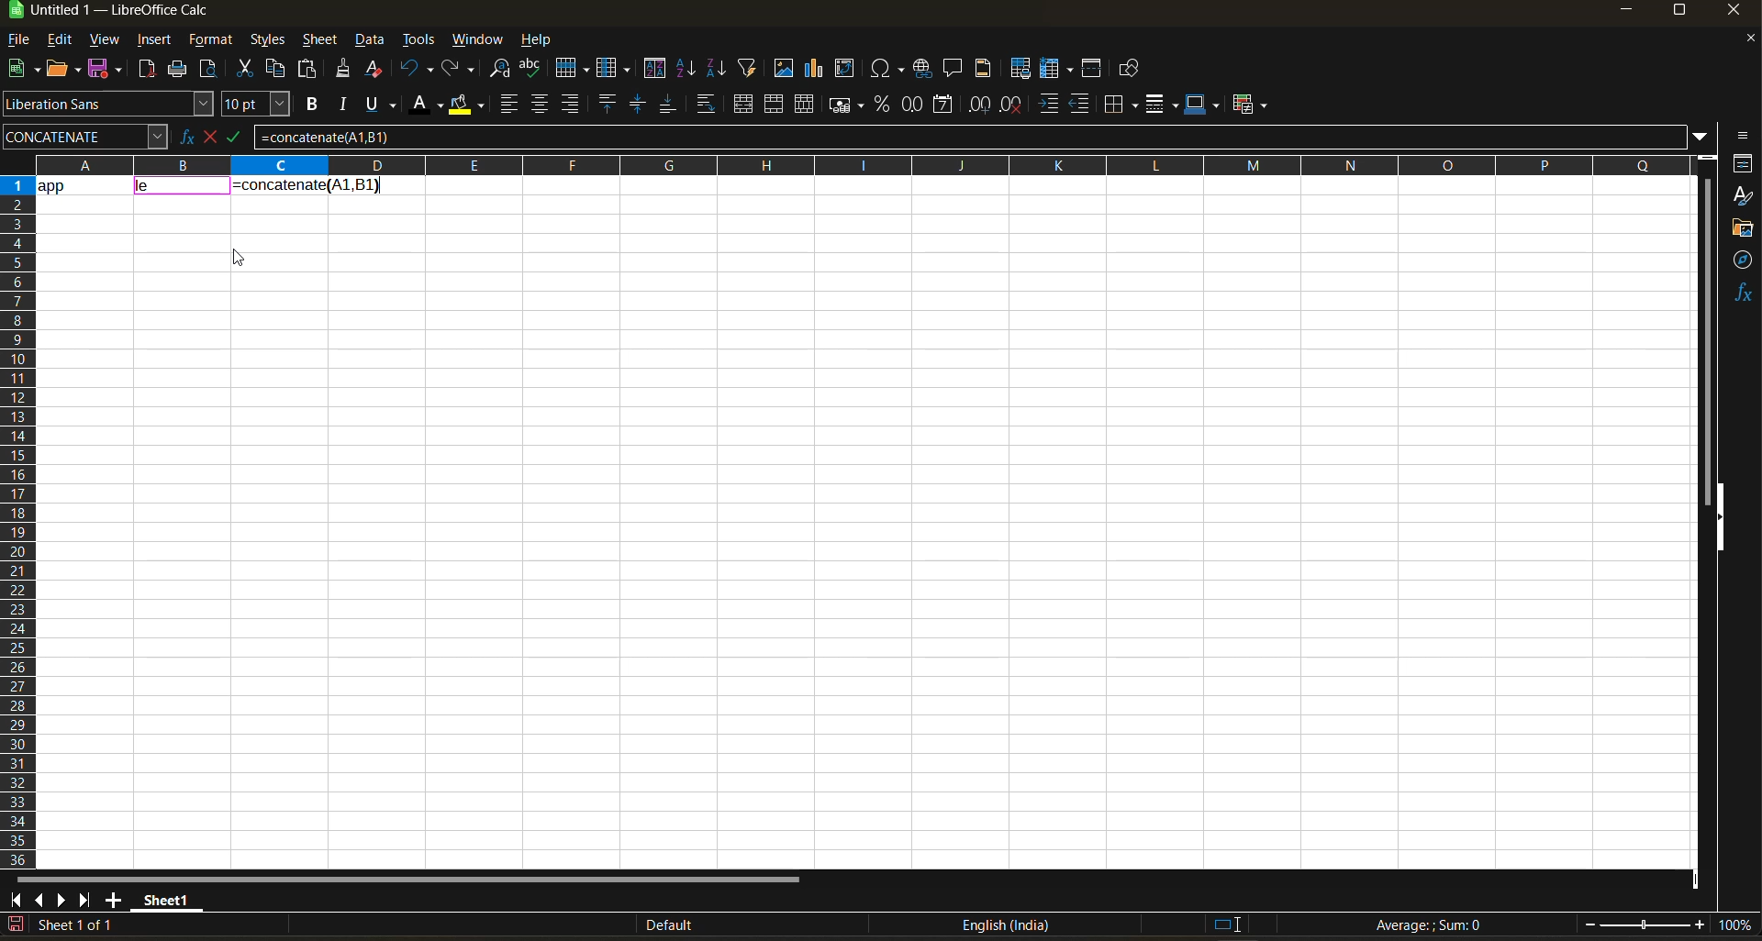  I want to click on function wizard, so click(181, 137).